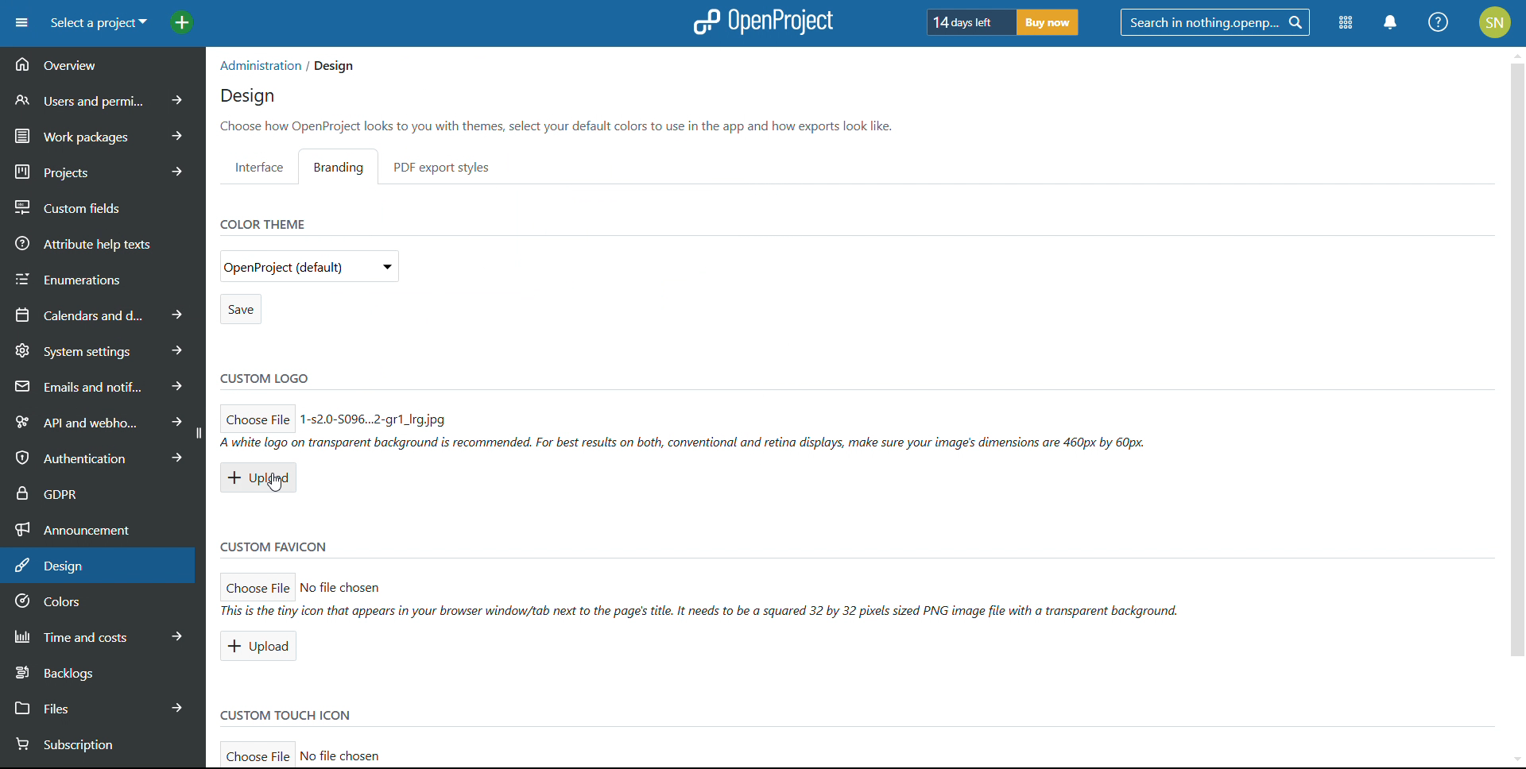 Image resolution: width=1526 pixels, height=769 pixels. Describe the element at coordinates (100, 635) in the screenshot. I see `time and costs` at that location.